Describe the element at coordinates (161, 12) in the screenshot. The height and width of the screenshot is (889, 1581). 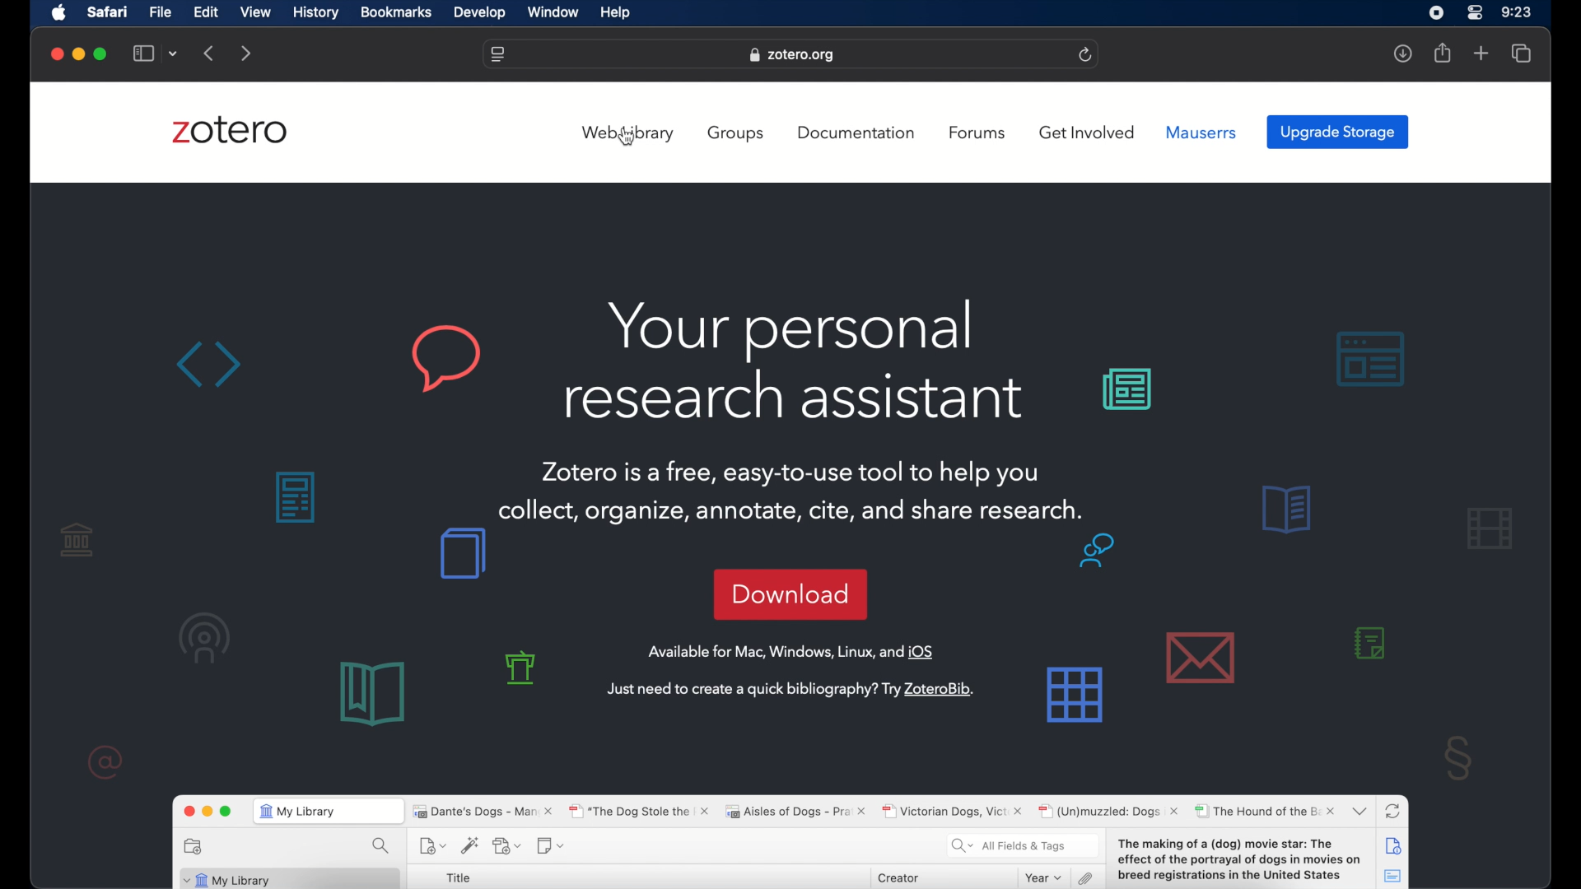
I see `file` at that location.